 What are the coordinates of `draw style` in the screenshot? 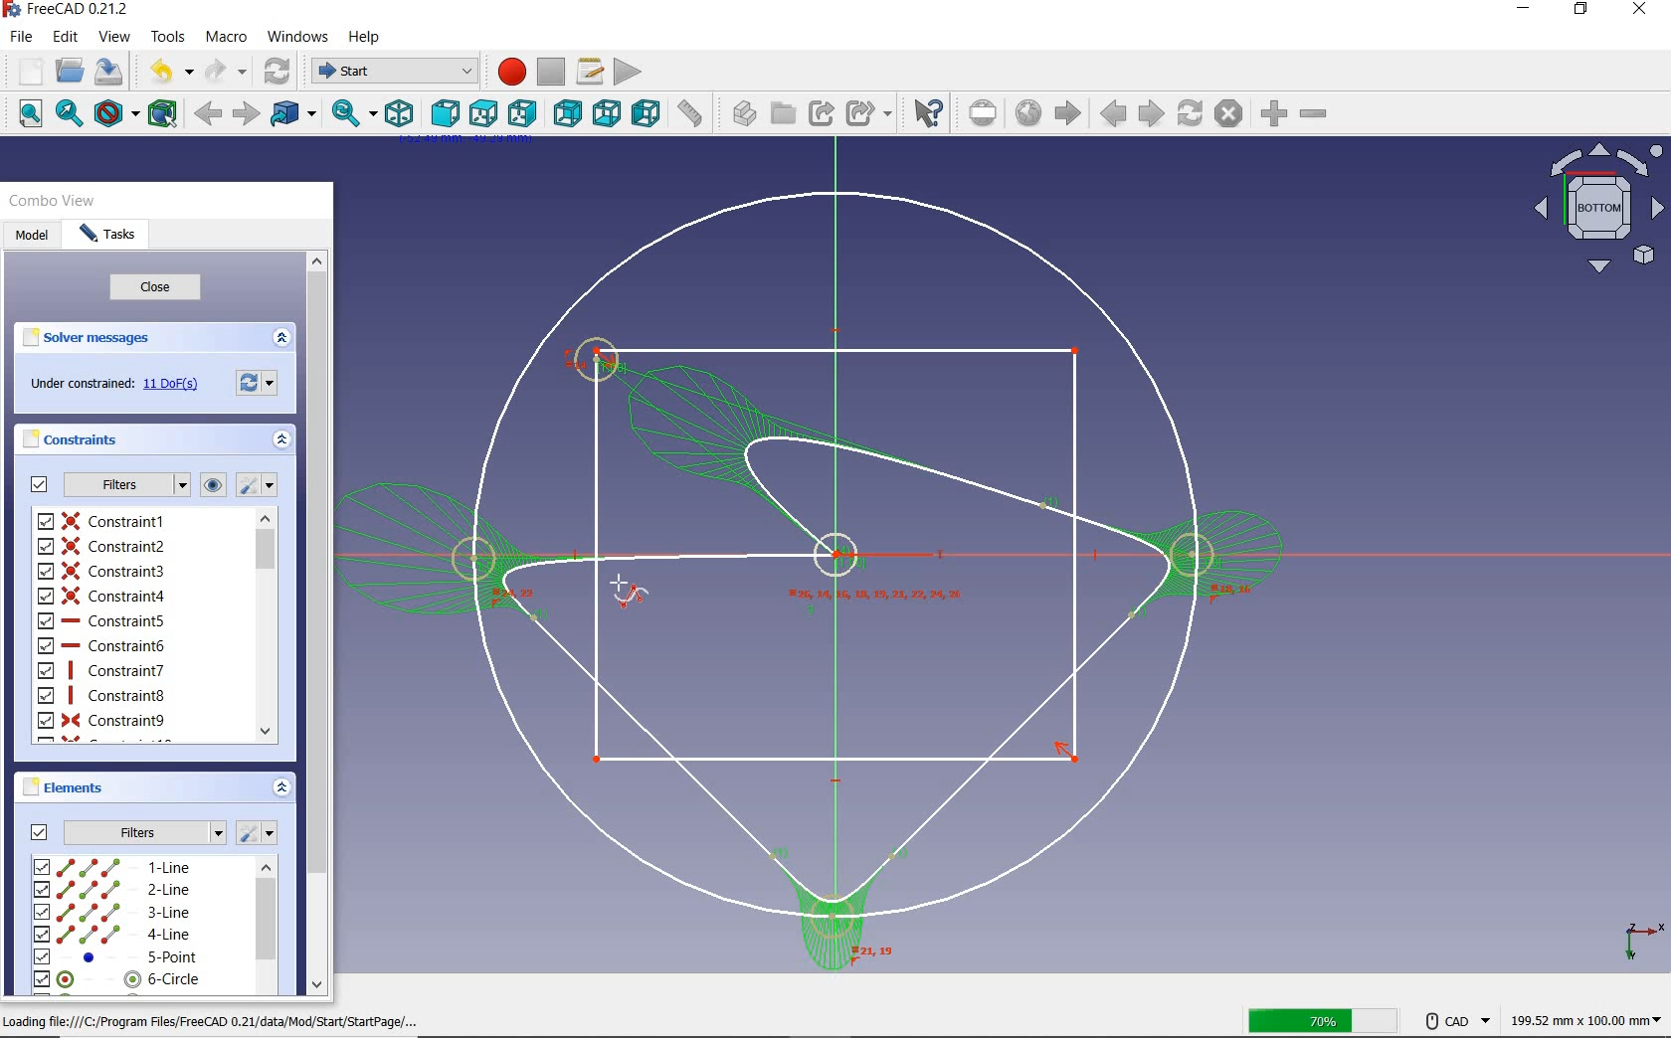 It's located at (116, 115).